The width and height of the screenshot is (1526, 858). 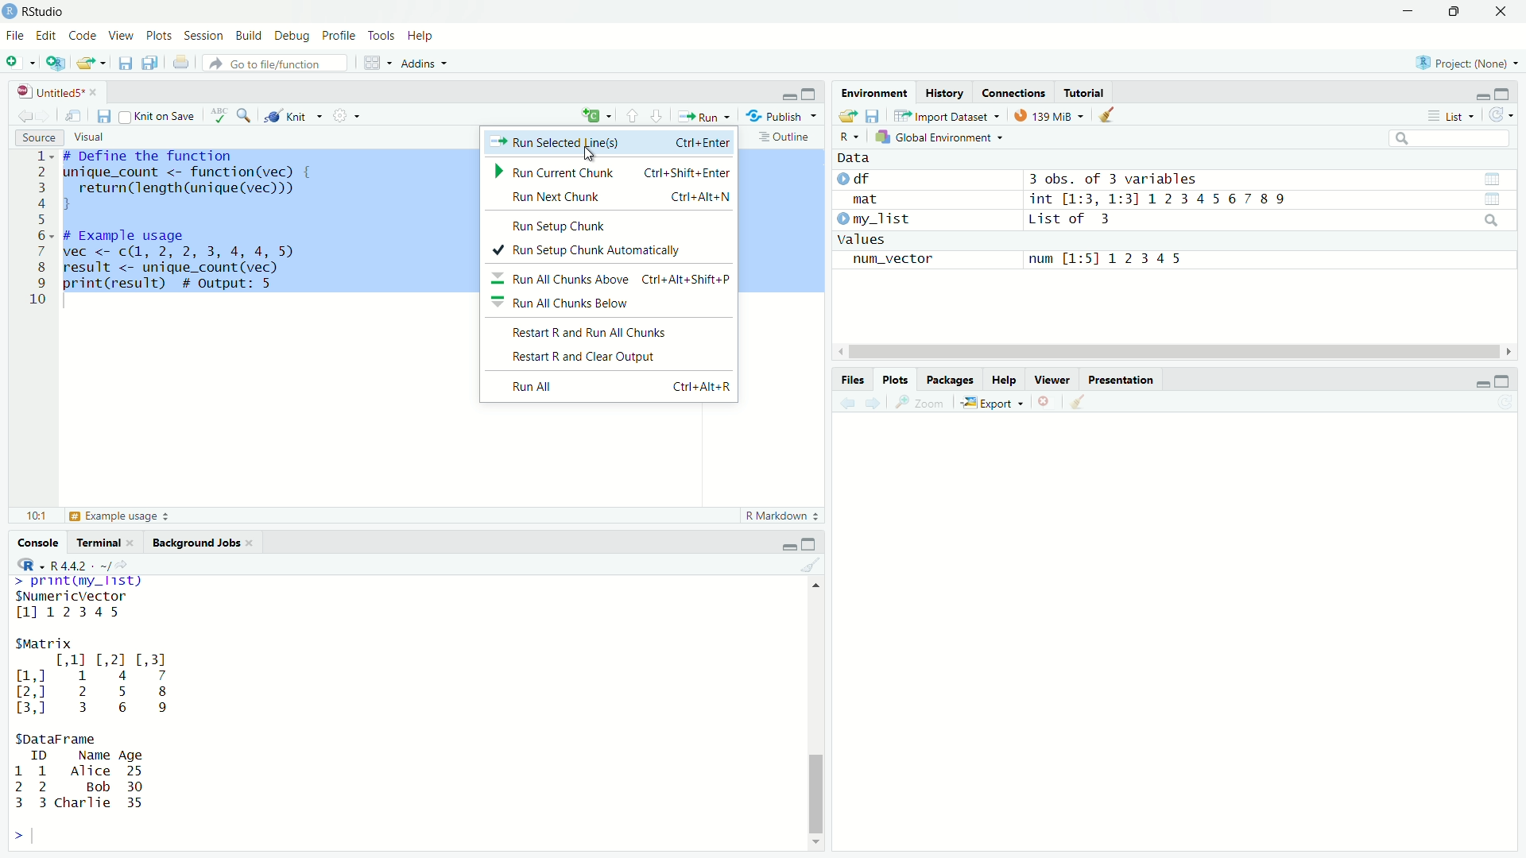 What do you see at coordinates (560, 227) in the screenshot?
I see `Run Setup Chunk` at bounding box center [560, 227].